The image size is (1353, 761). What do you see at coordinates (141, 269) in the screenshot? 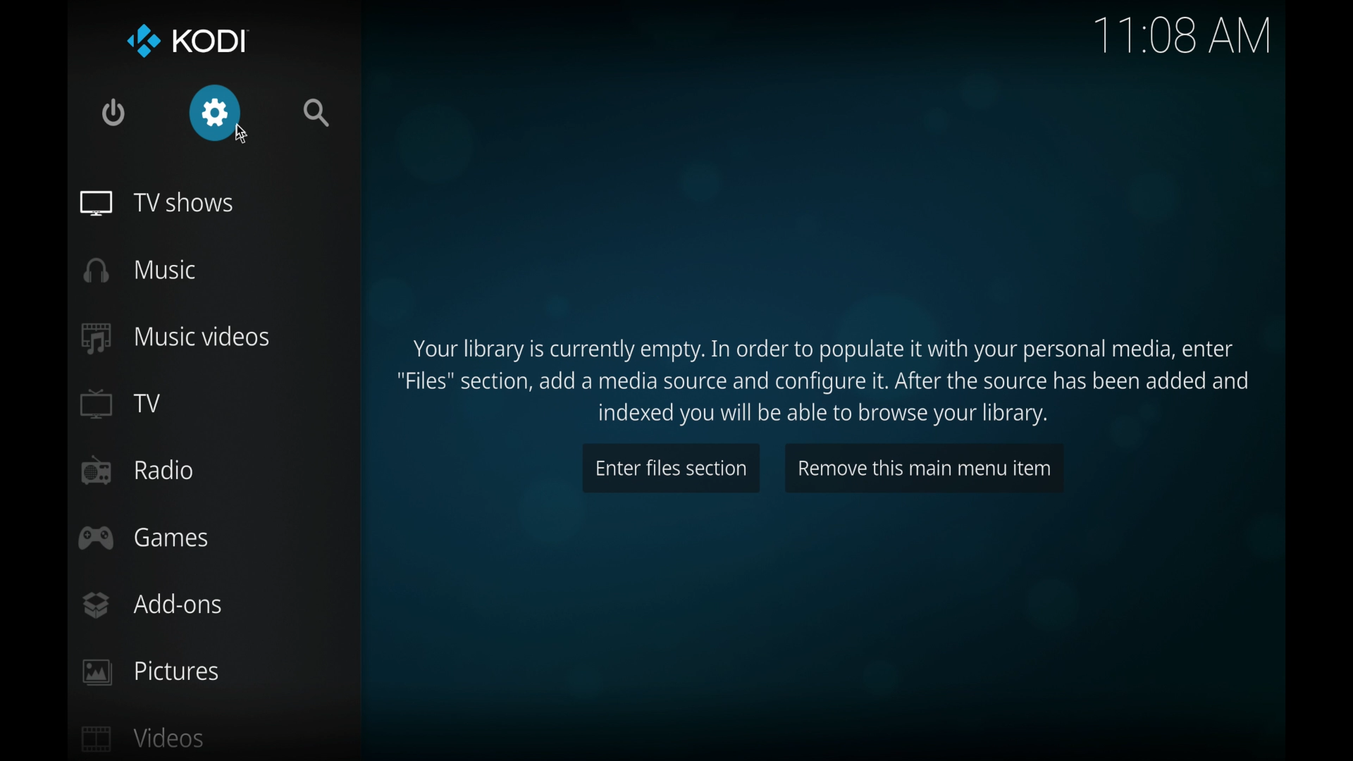
I see `music` at bounding box center [141, 269].